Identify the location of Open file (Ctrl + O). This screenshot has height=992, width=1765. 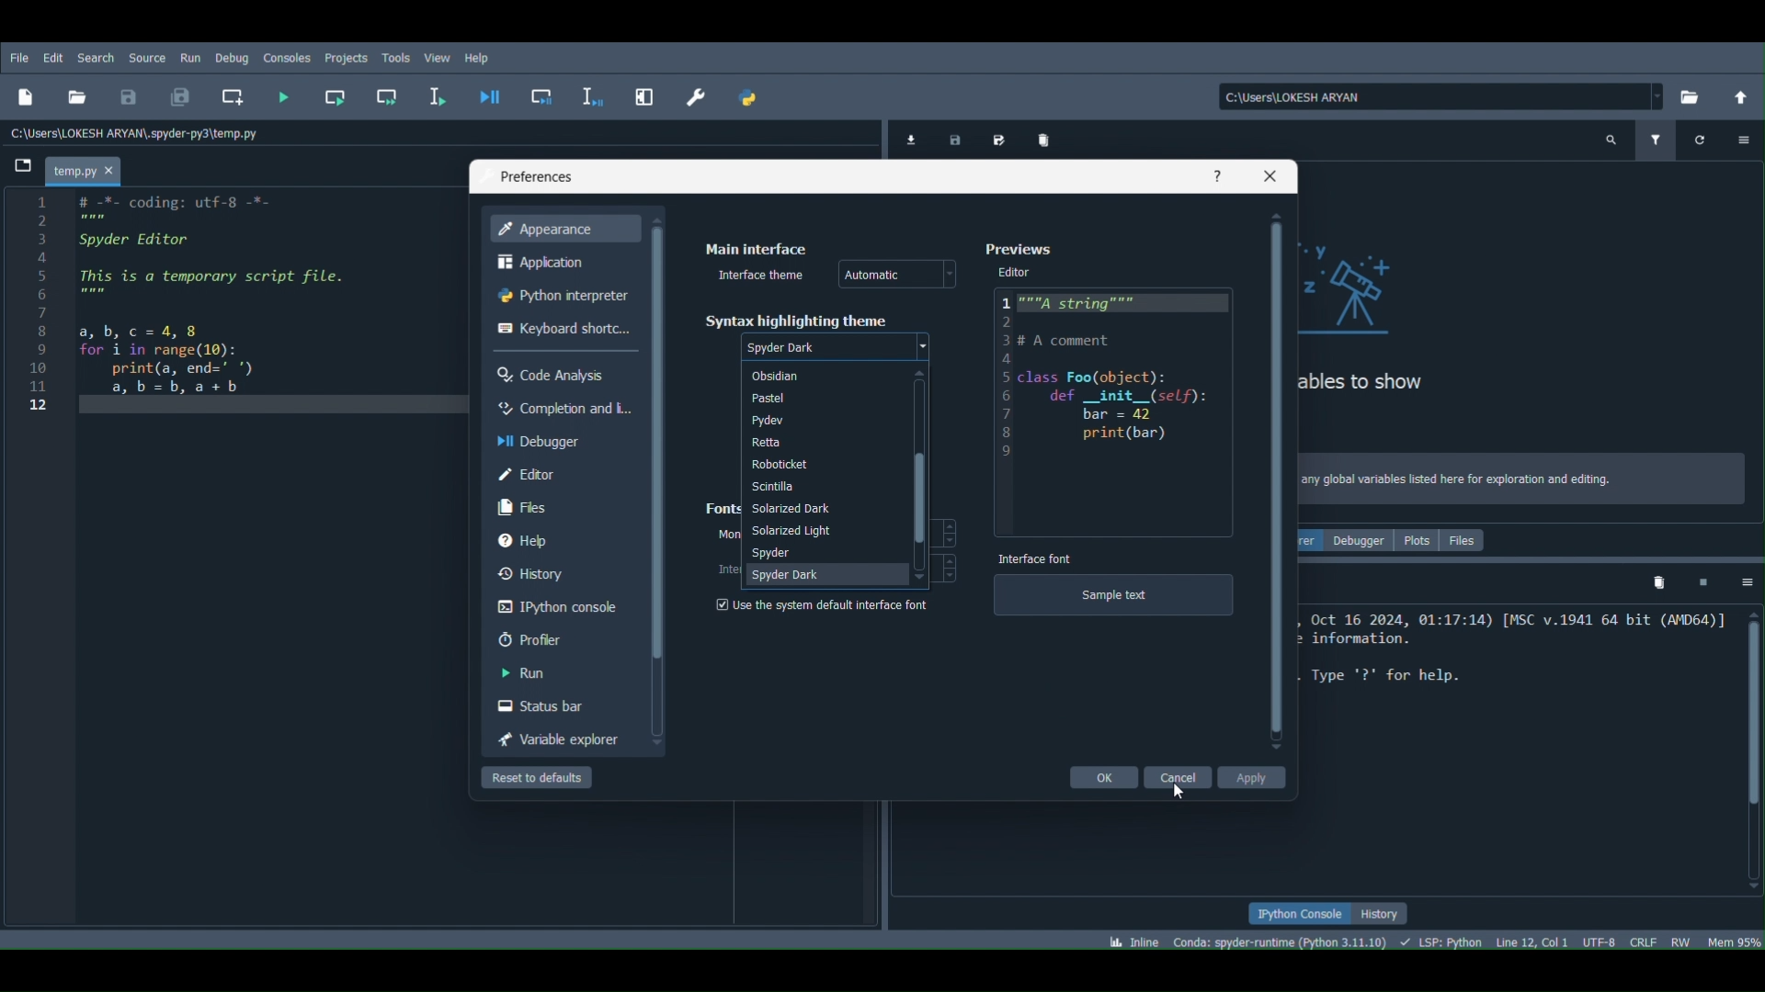
(77, 96).